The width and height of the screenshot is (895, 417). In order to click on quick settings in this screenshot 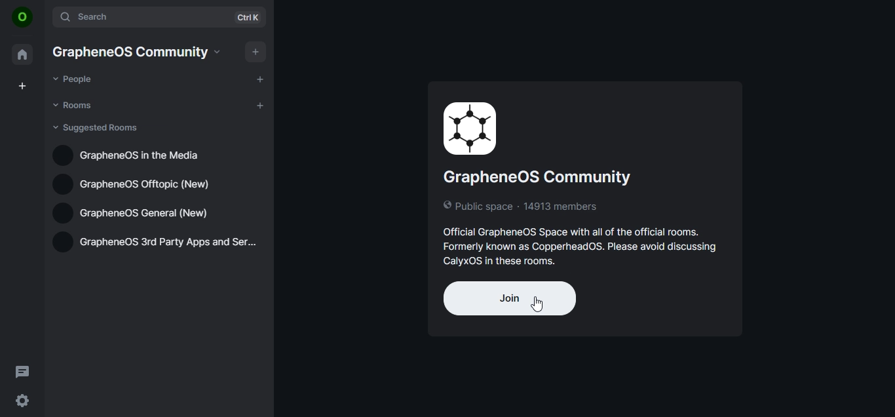, I will do `click(22, 401)`.